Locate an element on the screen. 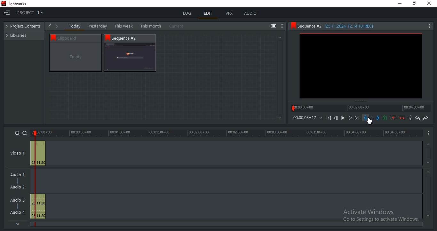  Move backward is located at coordinates (330, 119).